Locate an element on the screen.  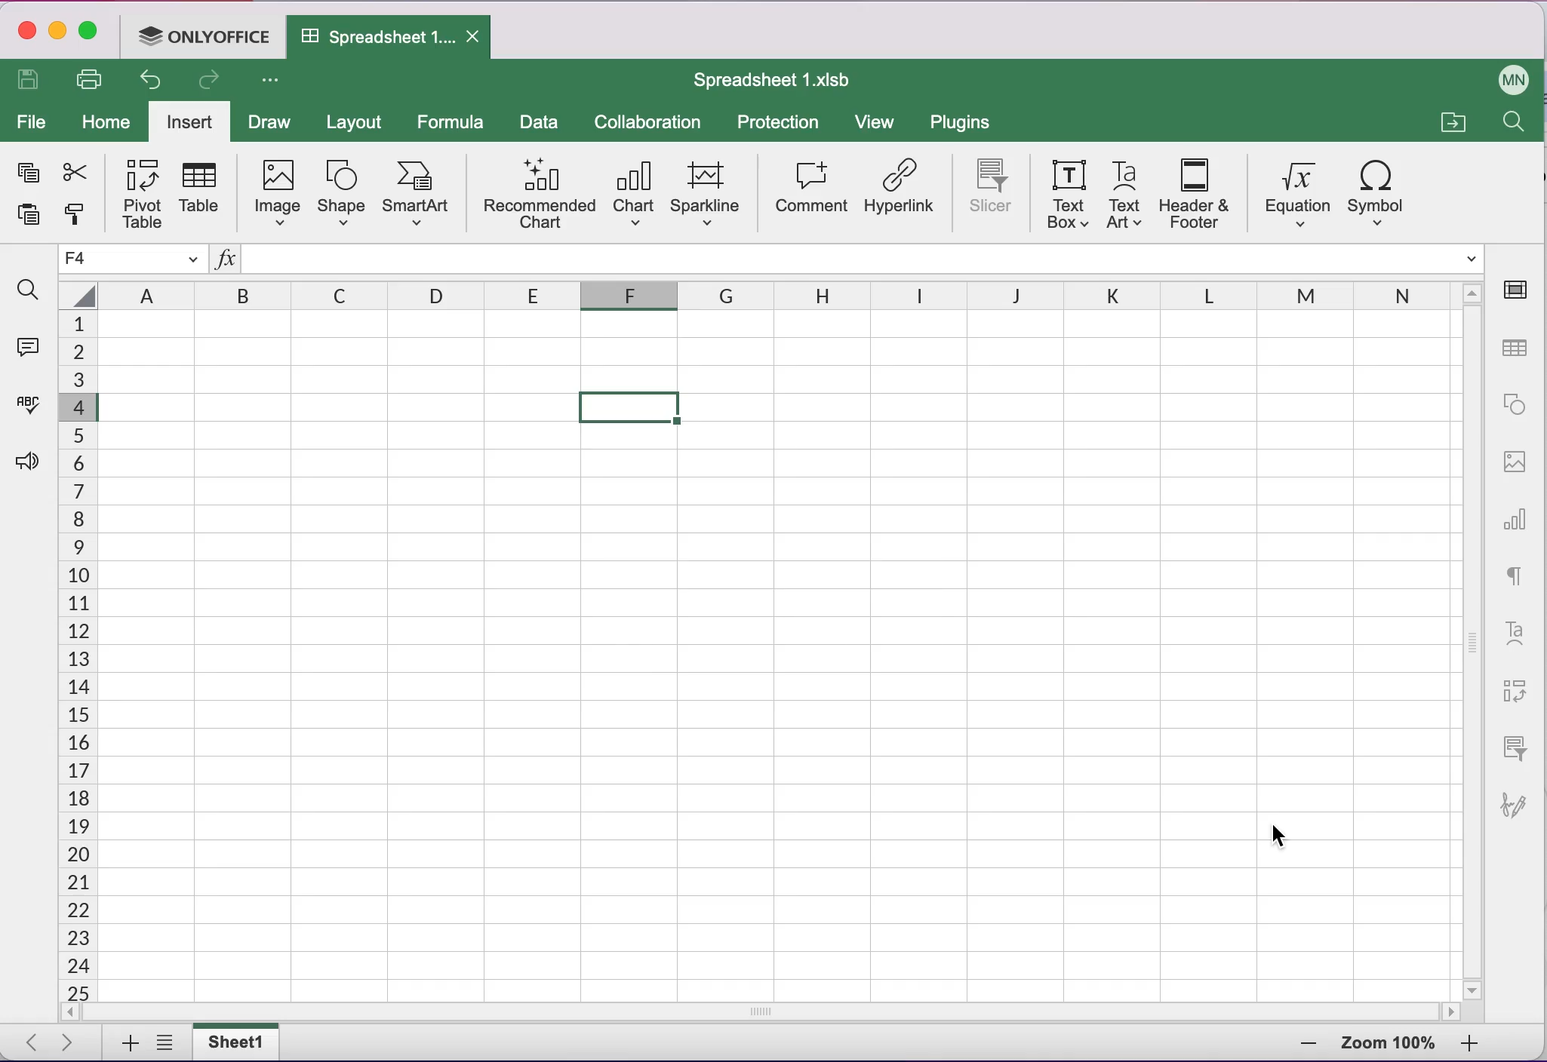
shape is located at coordinates (341, 194).